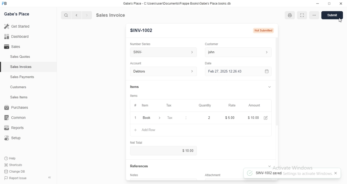 The image size is (347, 184). I want to click on SINV-1002, so click(142, 31).